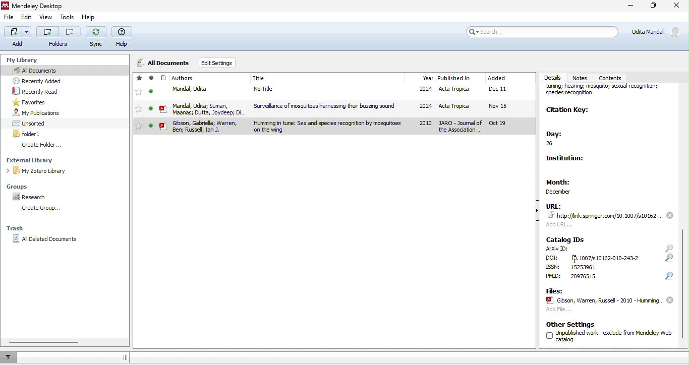 The width and height of the screenshot is (689, 365). I want to click on text, so click(614, 335).